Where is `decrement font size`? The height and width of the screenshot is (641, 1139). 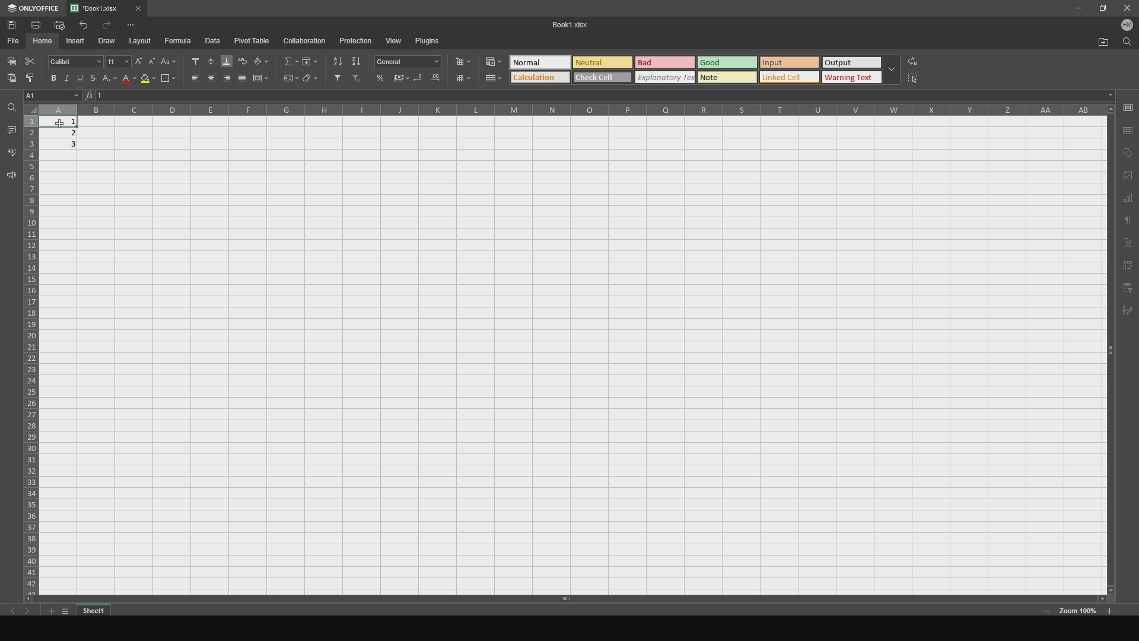 decrement font size is located at coordinates (151, 58).